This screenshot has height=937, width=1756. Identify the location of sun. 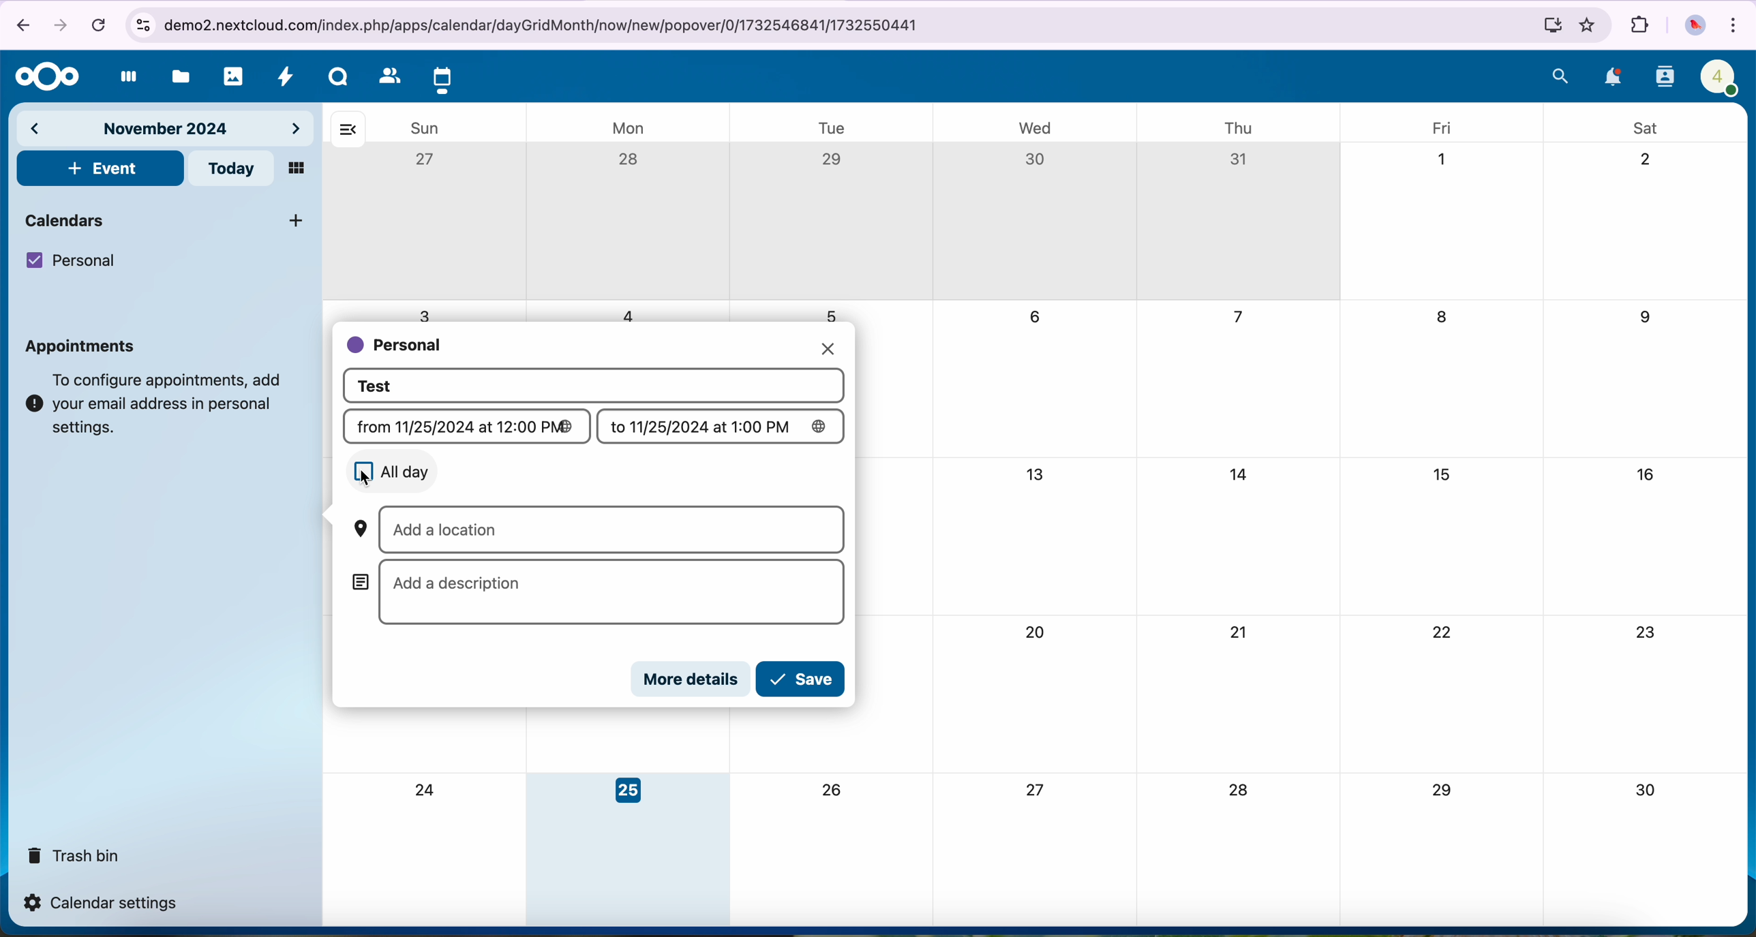
(425, 127).